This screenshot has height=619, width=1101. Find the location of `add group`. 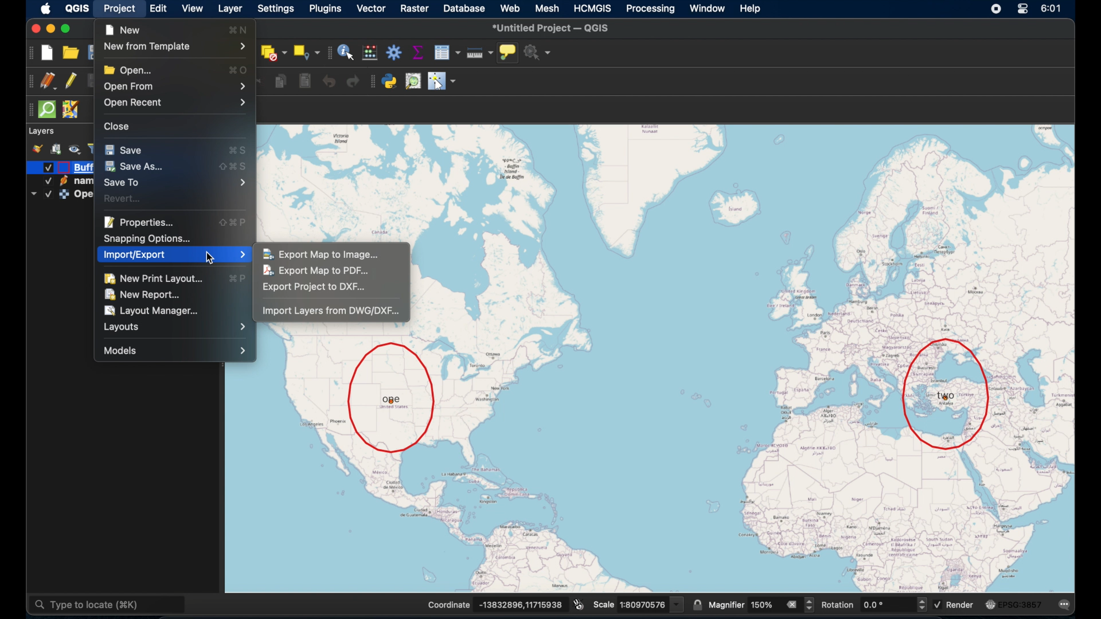

add group is located at coordinates (56, 149).